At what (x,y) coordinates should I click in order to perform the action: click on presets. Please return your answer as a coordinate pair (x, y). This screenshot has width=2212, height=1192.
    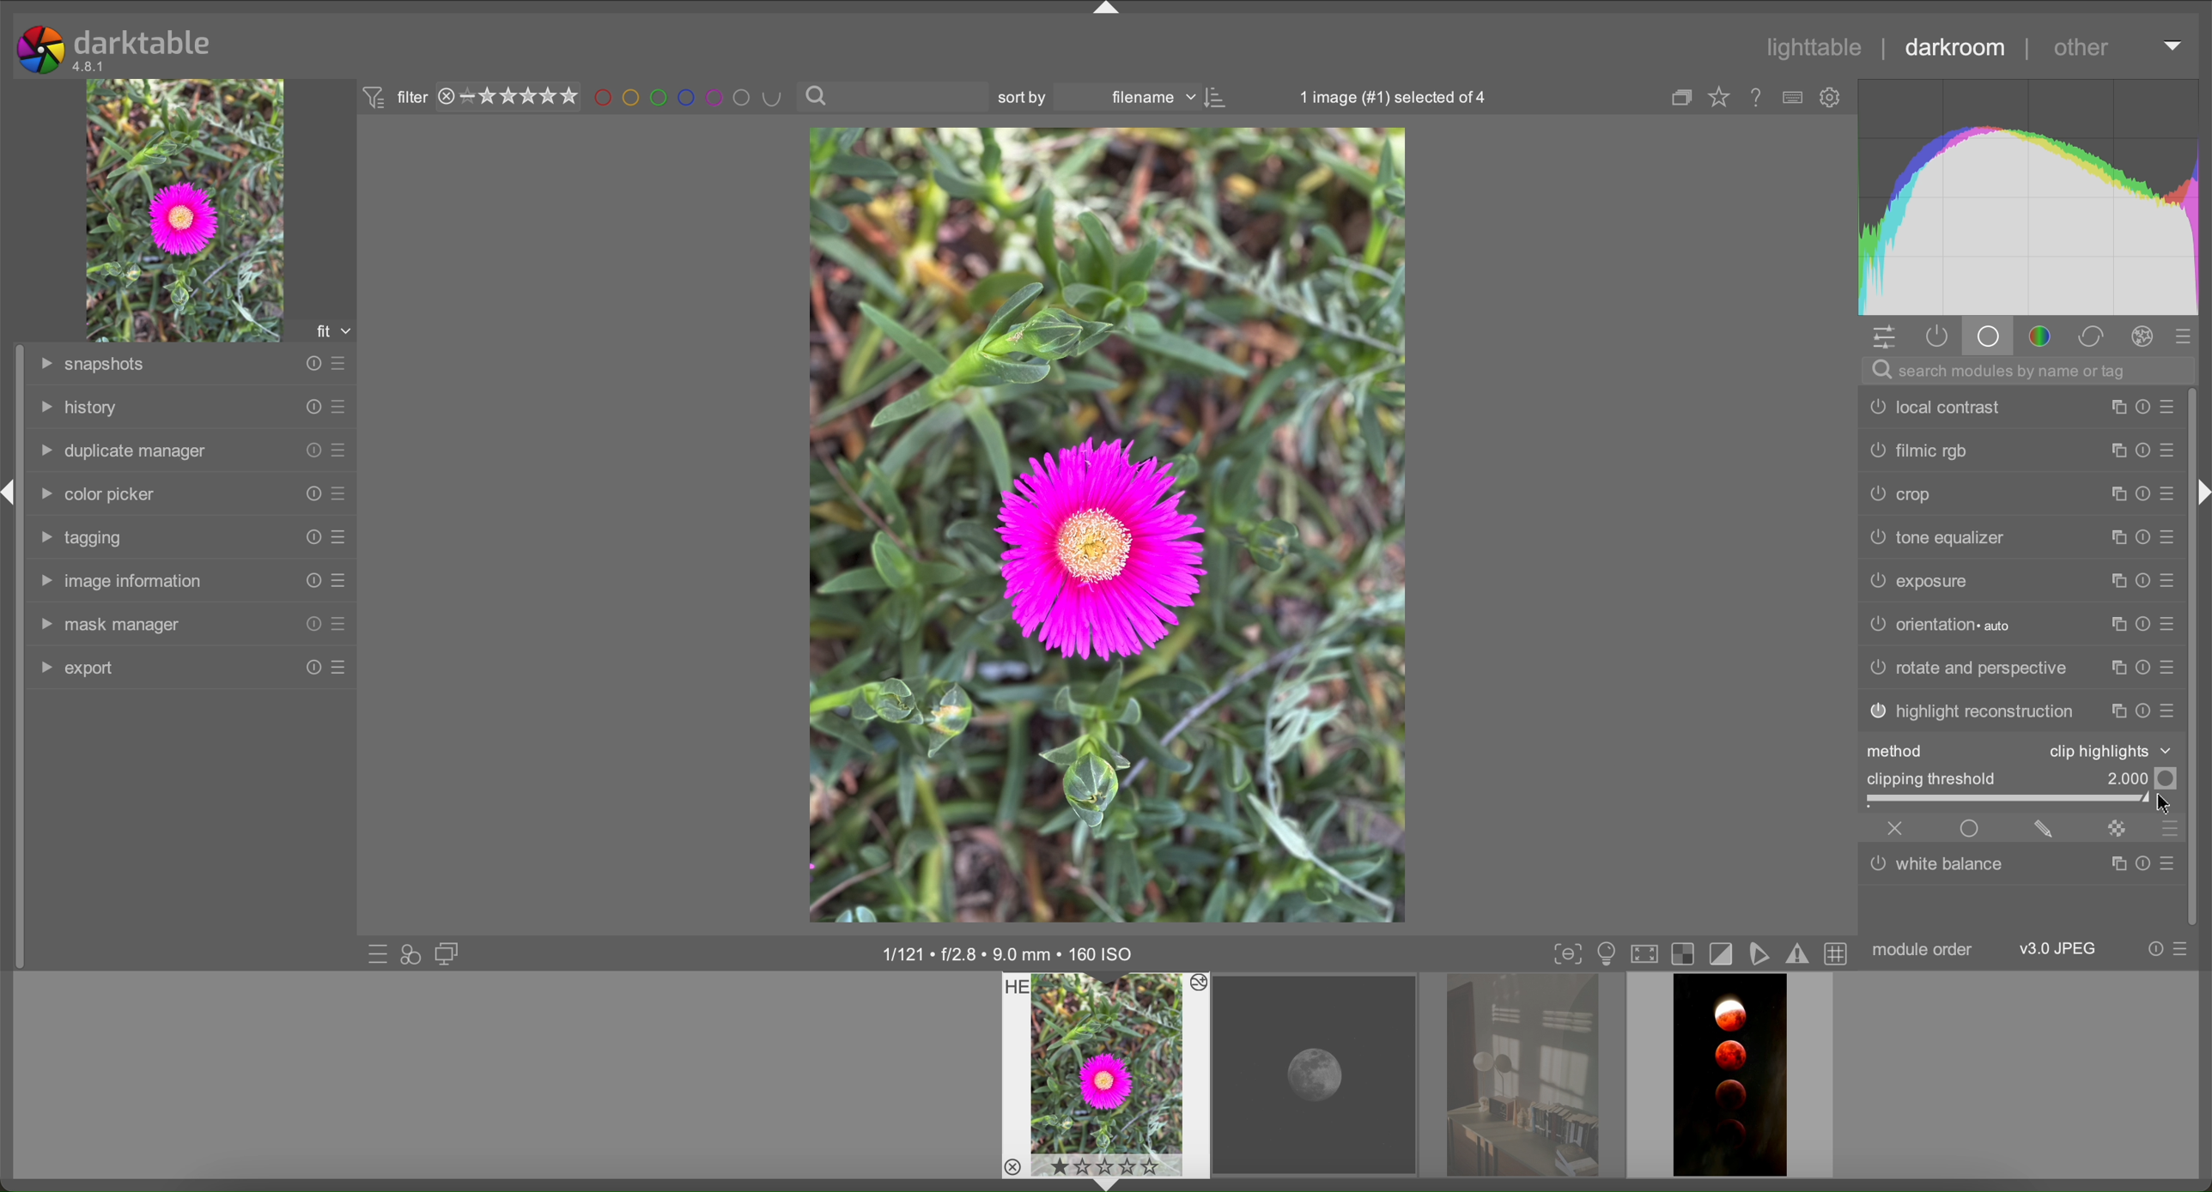
    Looking at the image, I should click on (2170, 408).